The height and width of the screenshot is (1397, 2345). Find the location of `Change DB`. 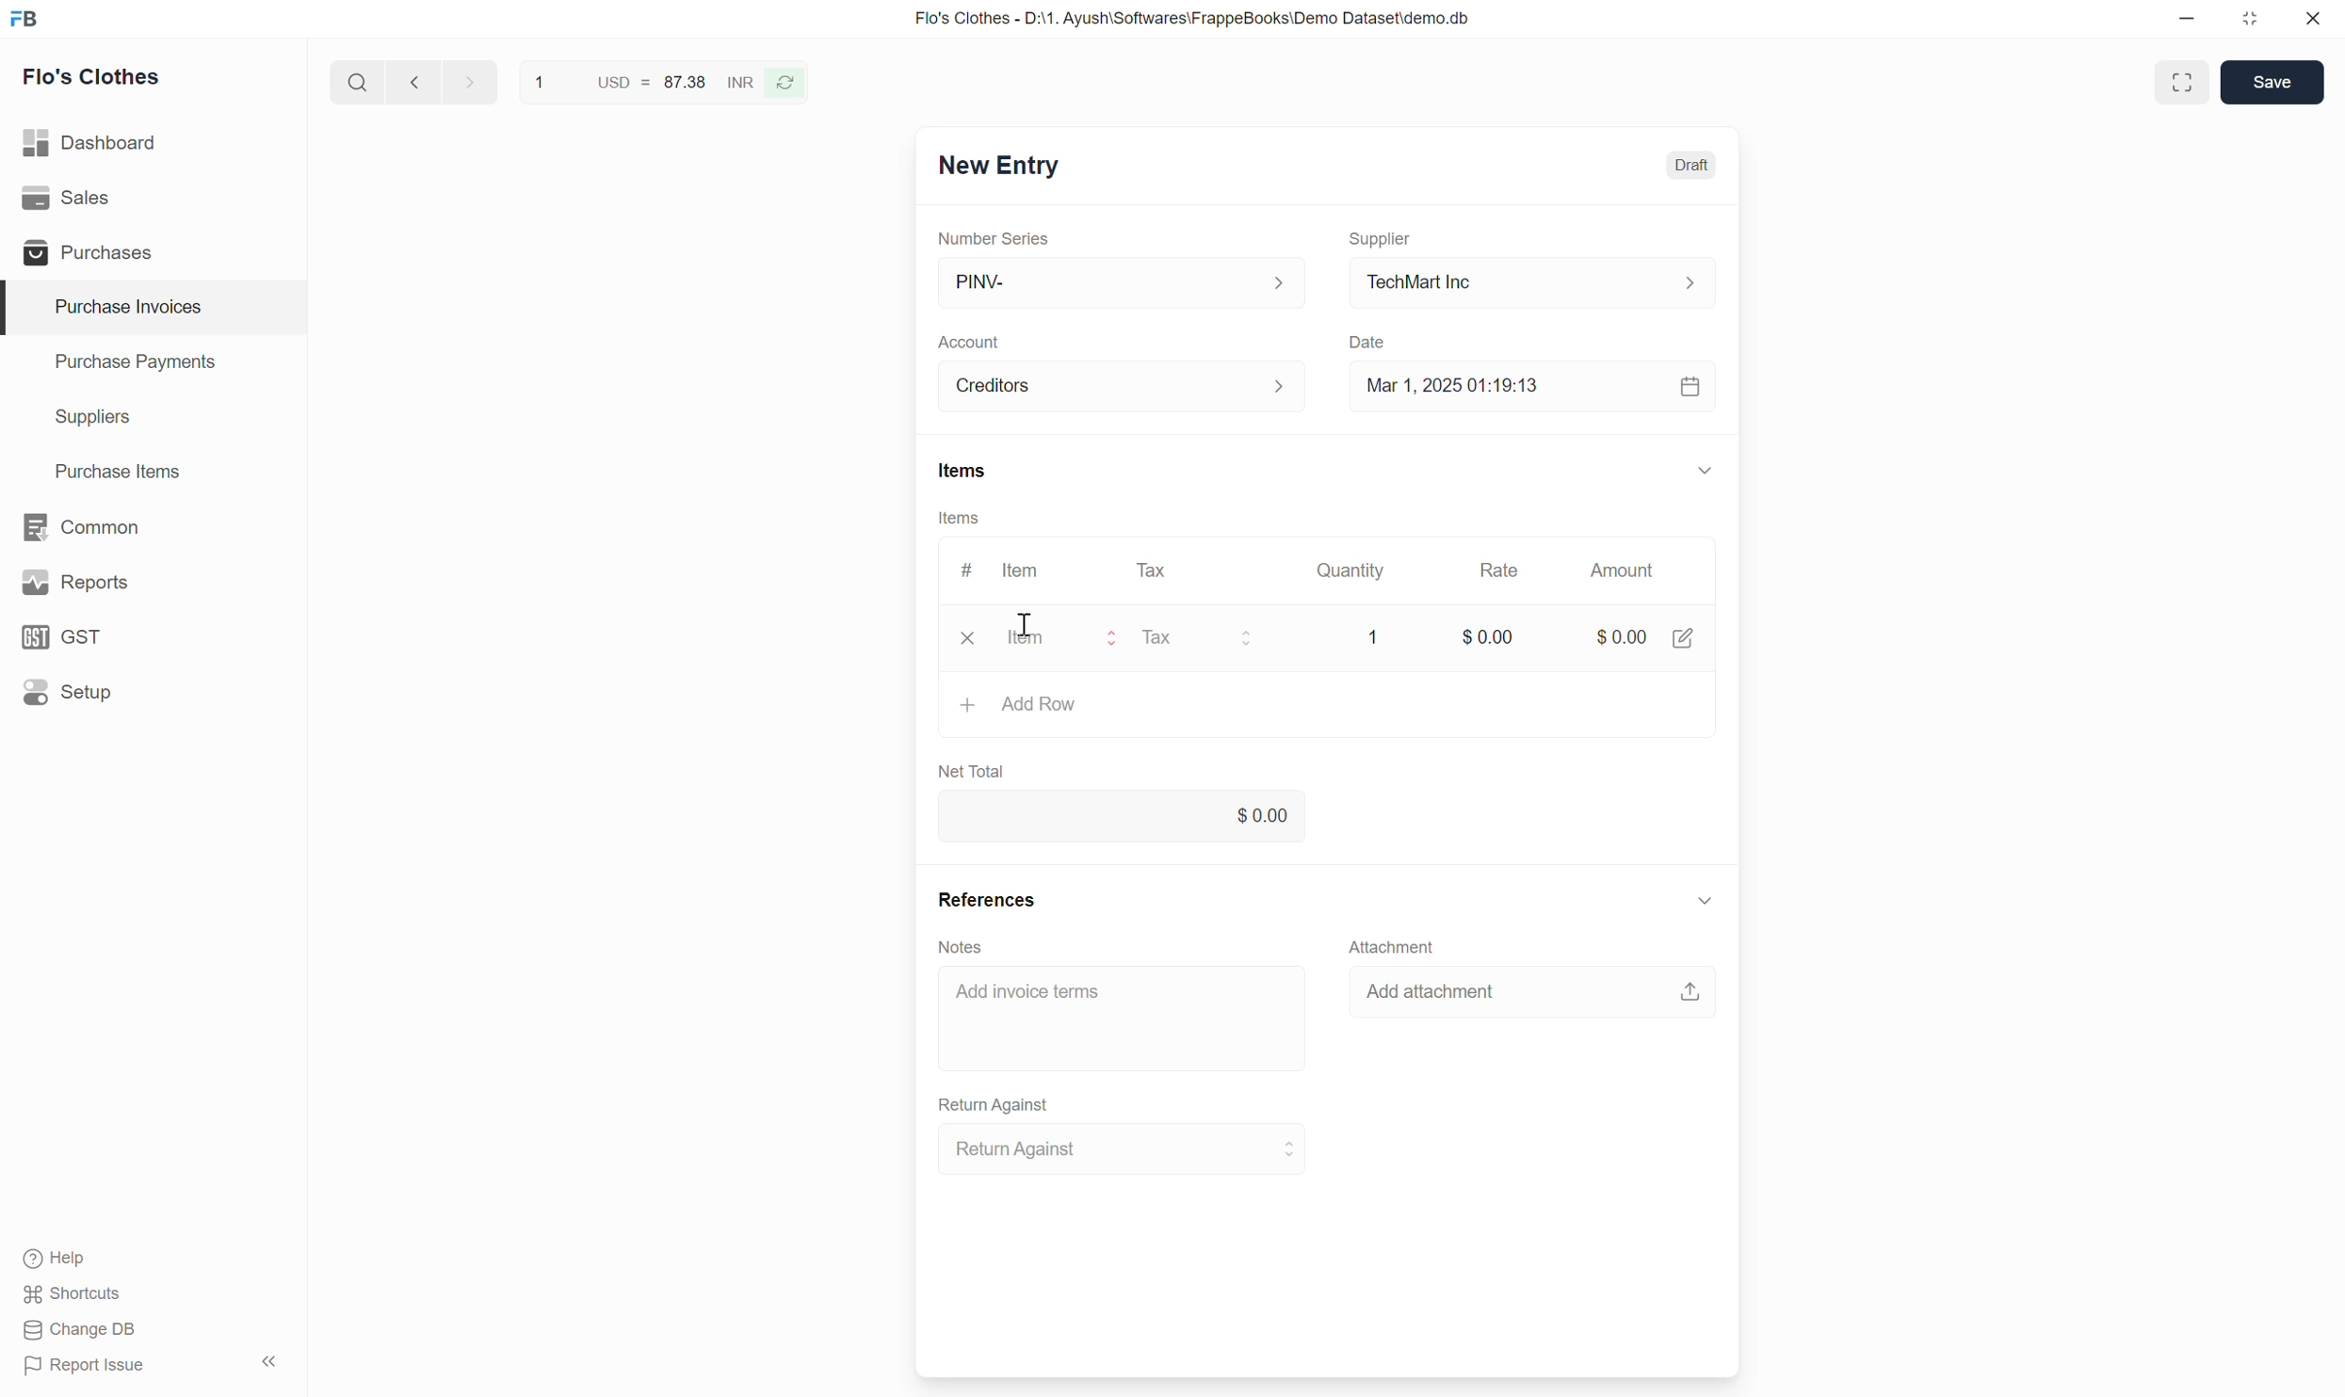

Change DB is located at coordinates (79, 1331).